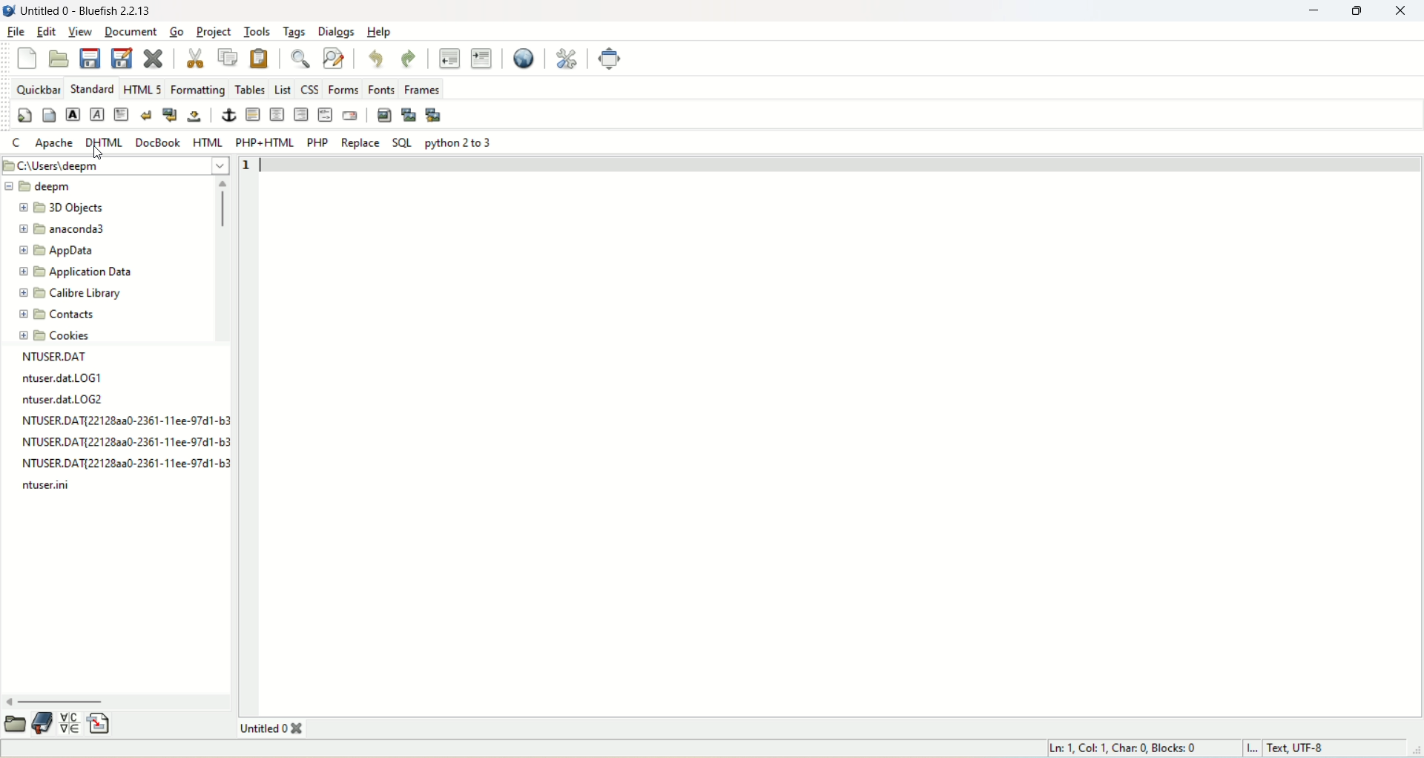 The width and height of the screenshot is (1424, 758). What do you see at coordinates (97, 113) in the screenshot?
I see `emphasize` at bounding box center [97, 113].